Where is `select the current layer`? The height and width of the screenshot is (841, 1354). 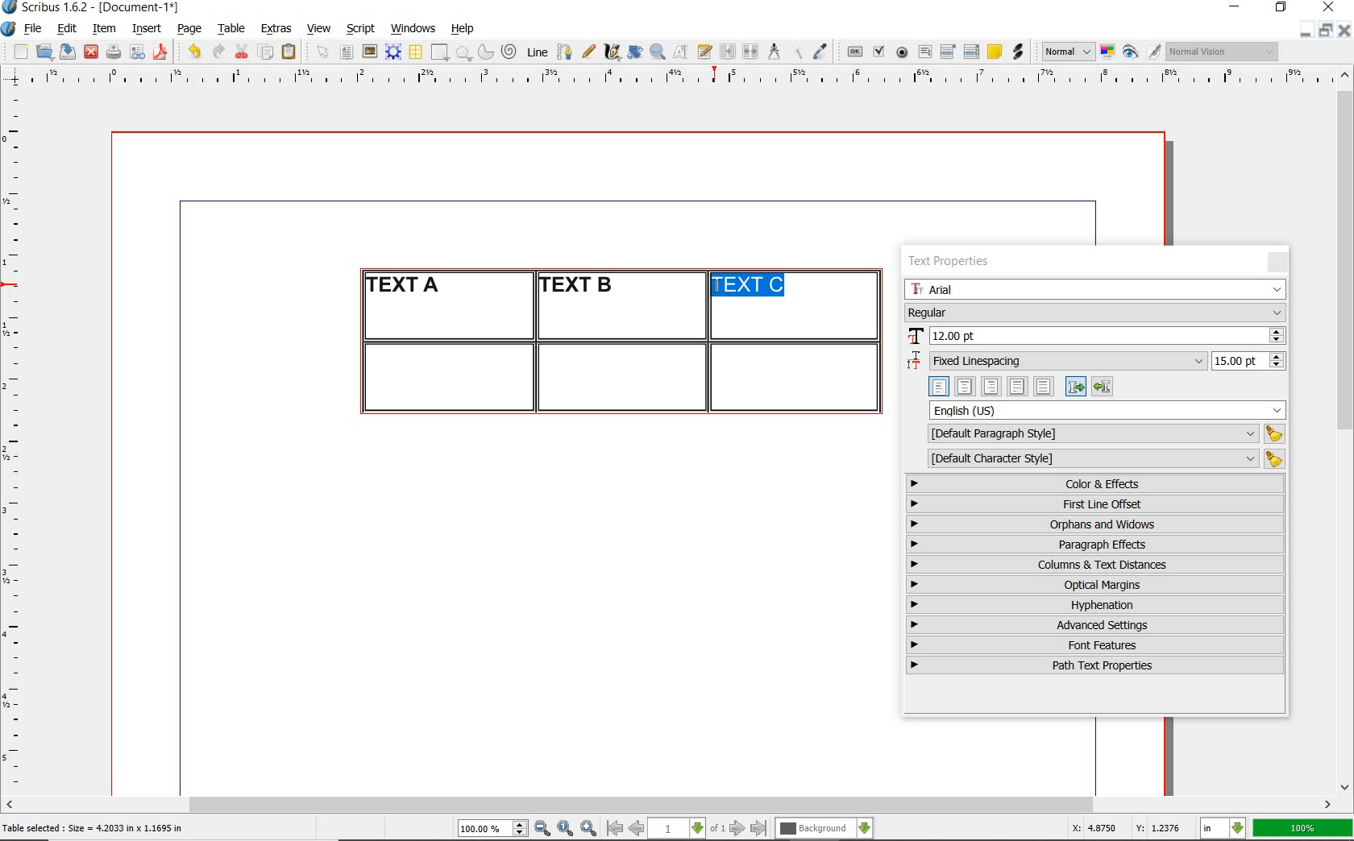 select the current layer is located at coordinates (824, 829).